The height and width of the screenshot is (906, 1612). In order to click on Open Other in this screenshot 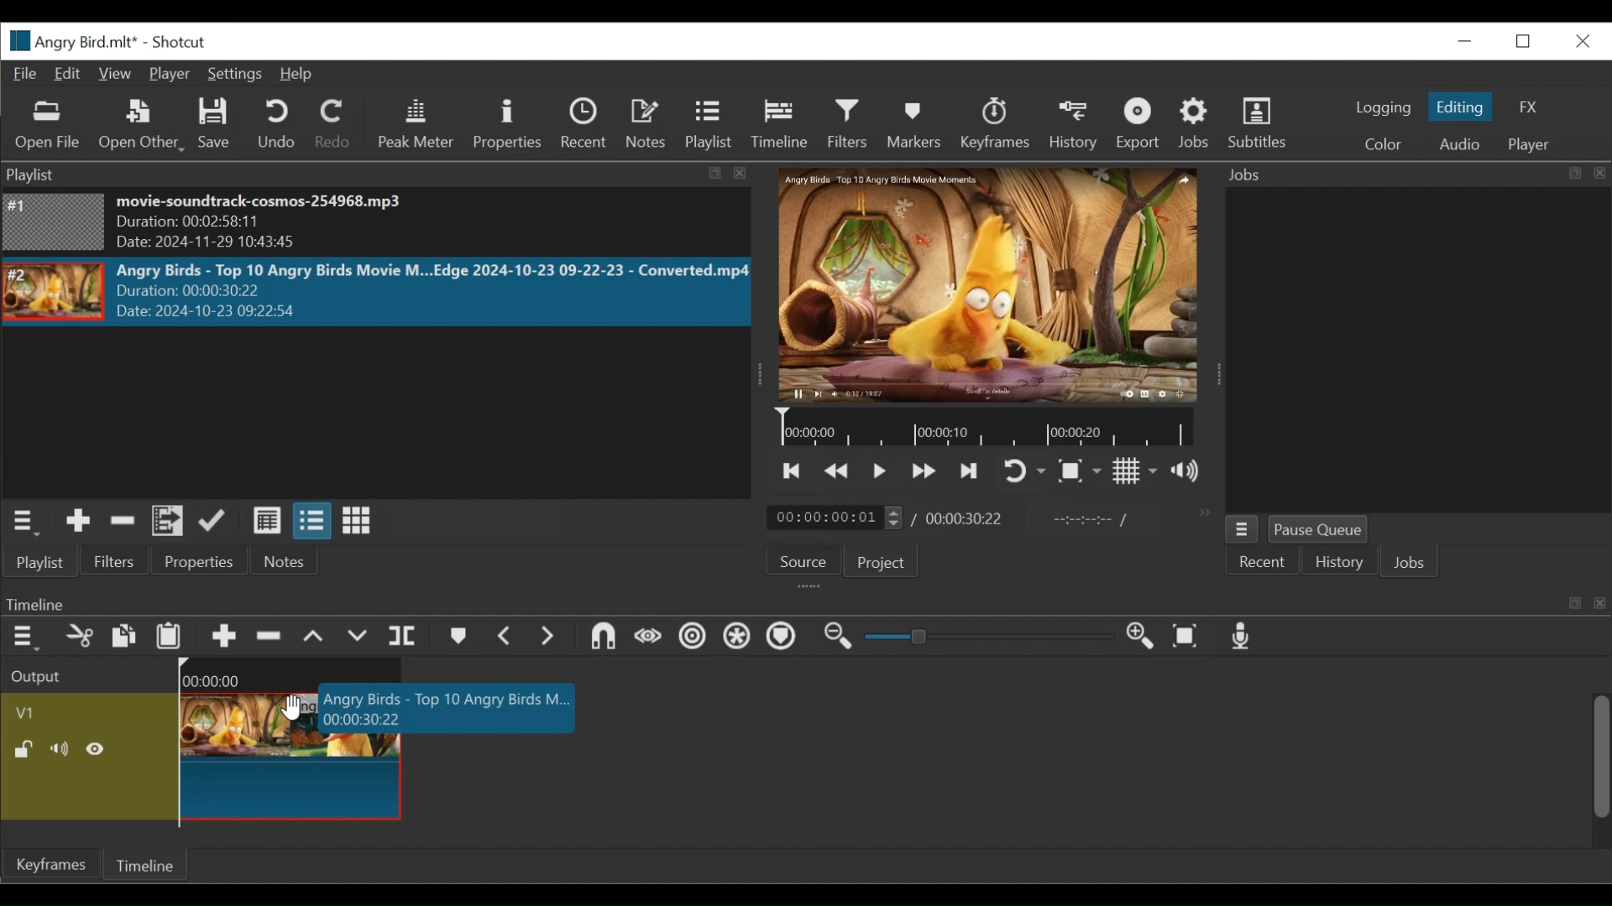, I will do `click(142, 126)`.